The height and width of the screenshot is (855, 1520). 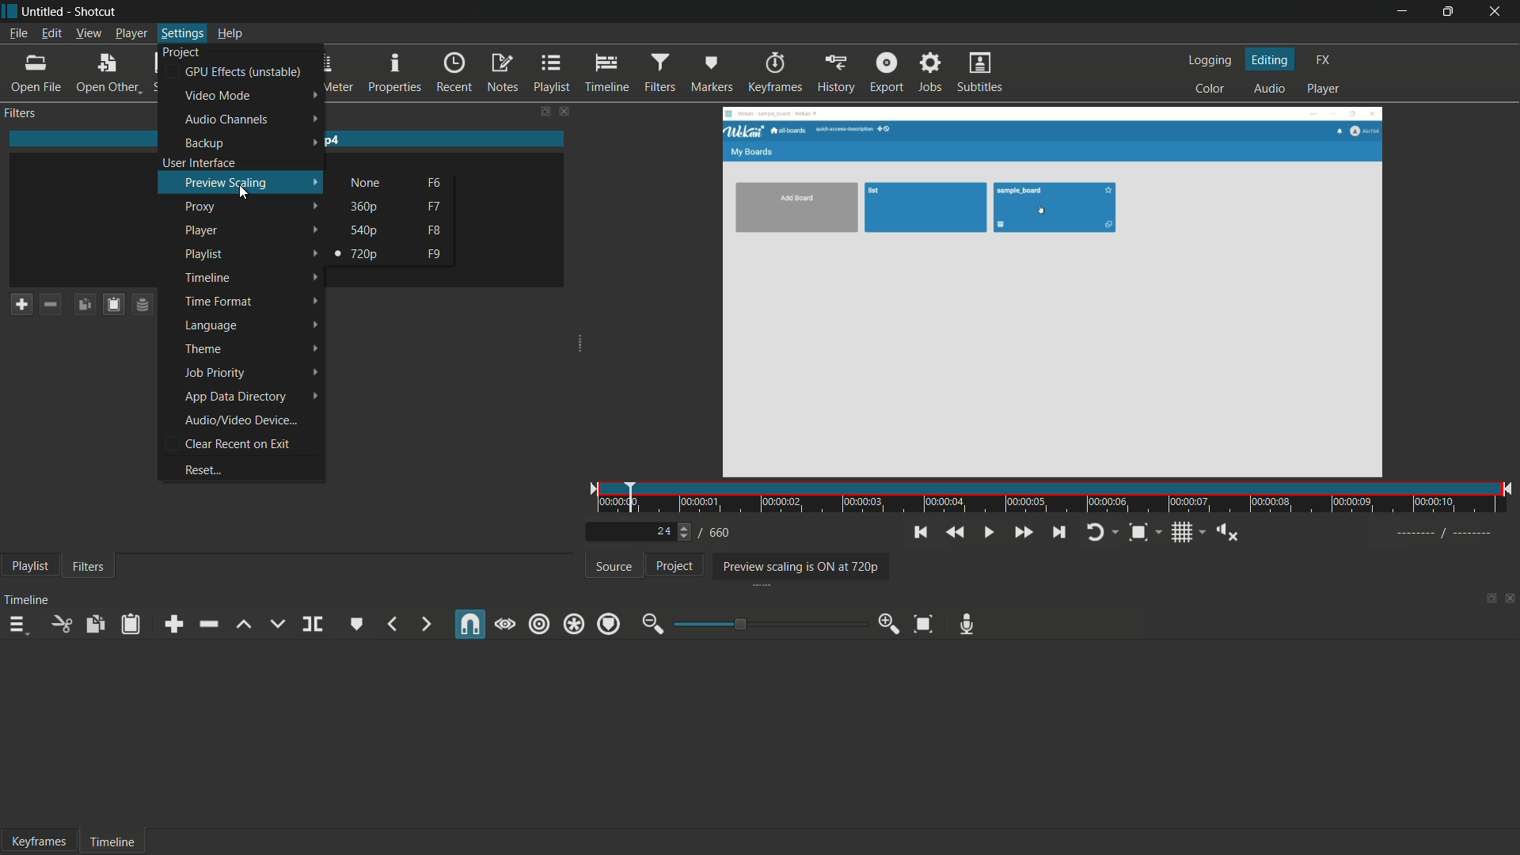 I want to click on source, so click(x=614, y=566).